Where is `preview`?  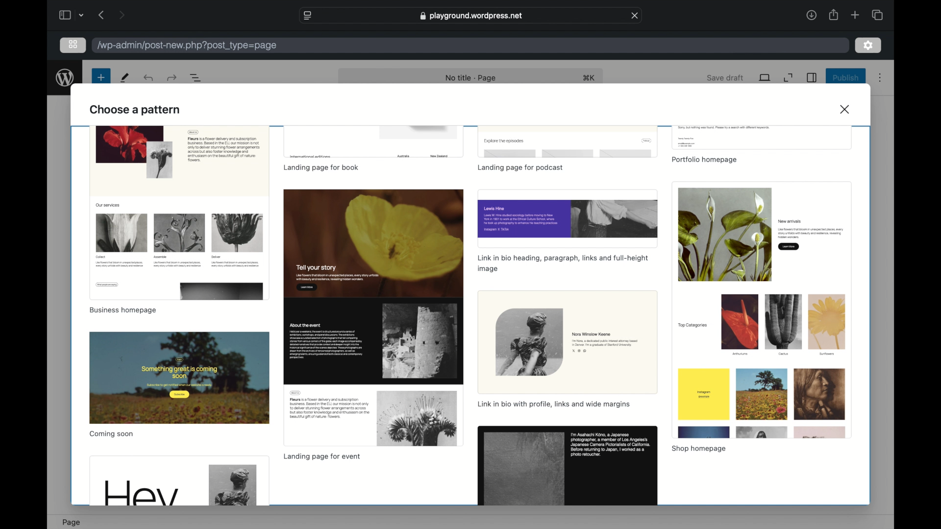
preview is located at coordinates (179, 481).